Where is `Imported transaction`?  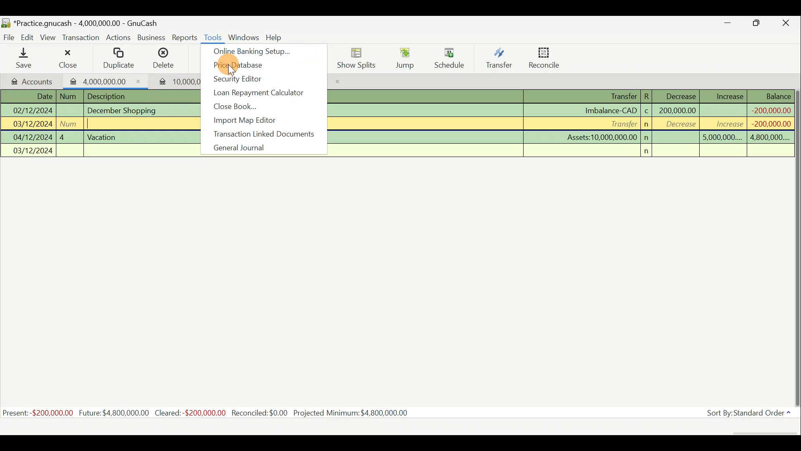
Imported transaction is located at coordinates (174, 79).